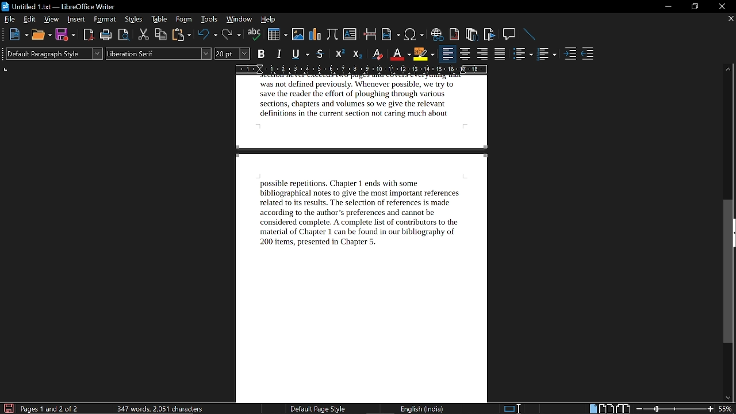 Image resolution: width=736 pixels, height=414 pixels. Describe the element at coordinates (523, 55) in the screenshot. I see `toggle ordered list` at that location.